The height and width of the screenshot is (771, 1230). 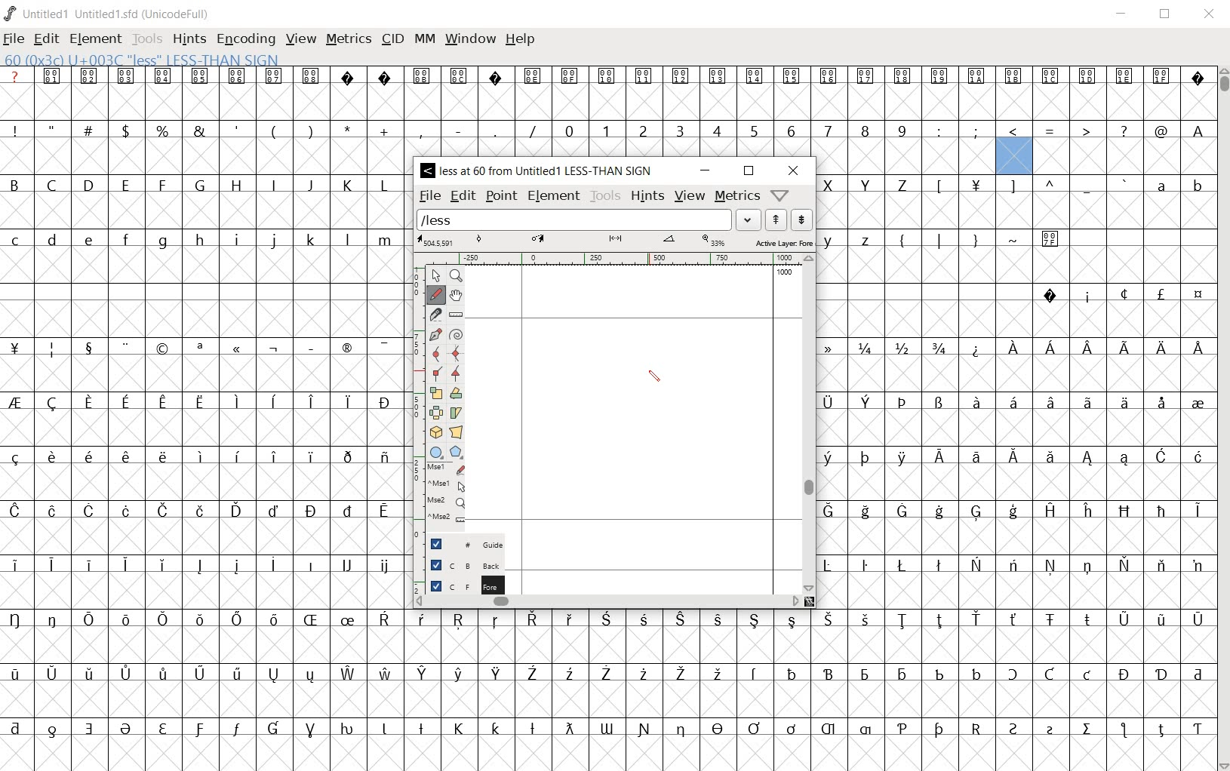 I want to click on , so click(x=1196, y=130).